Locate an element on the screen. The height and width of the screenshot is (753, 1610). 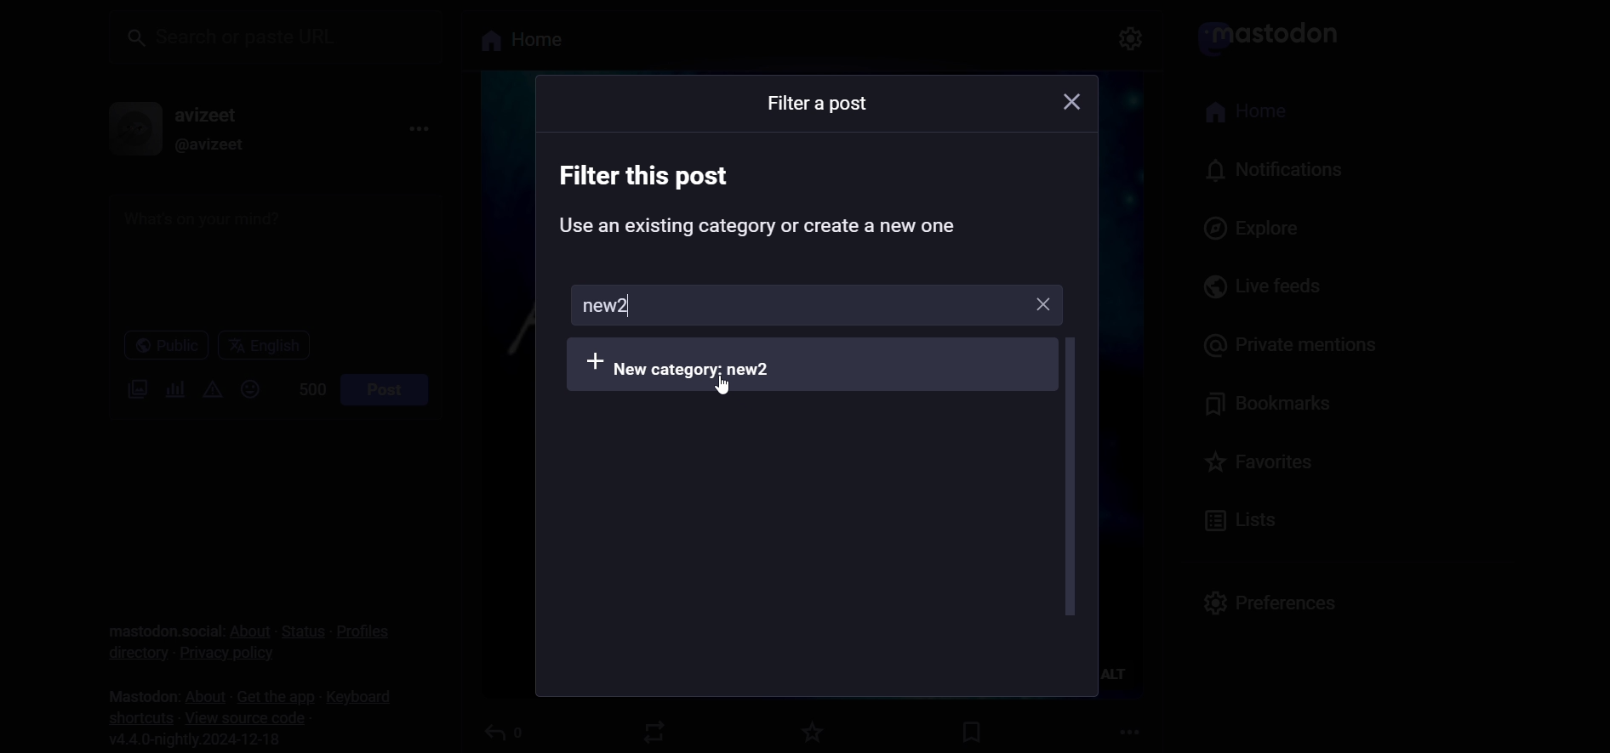
Close is located at coordinates (1044, 306).